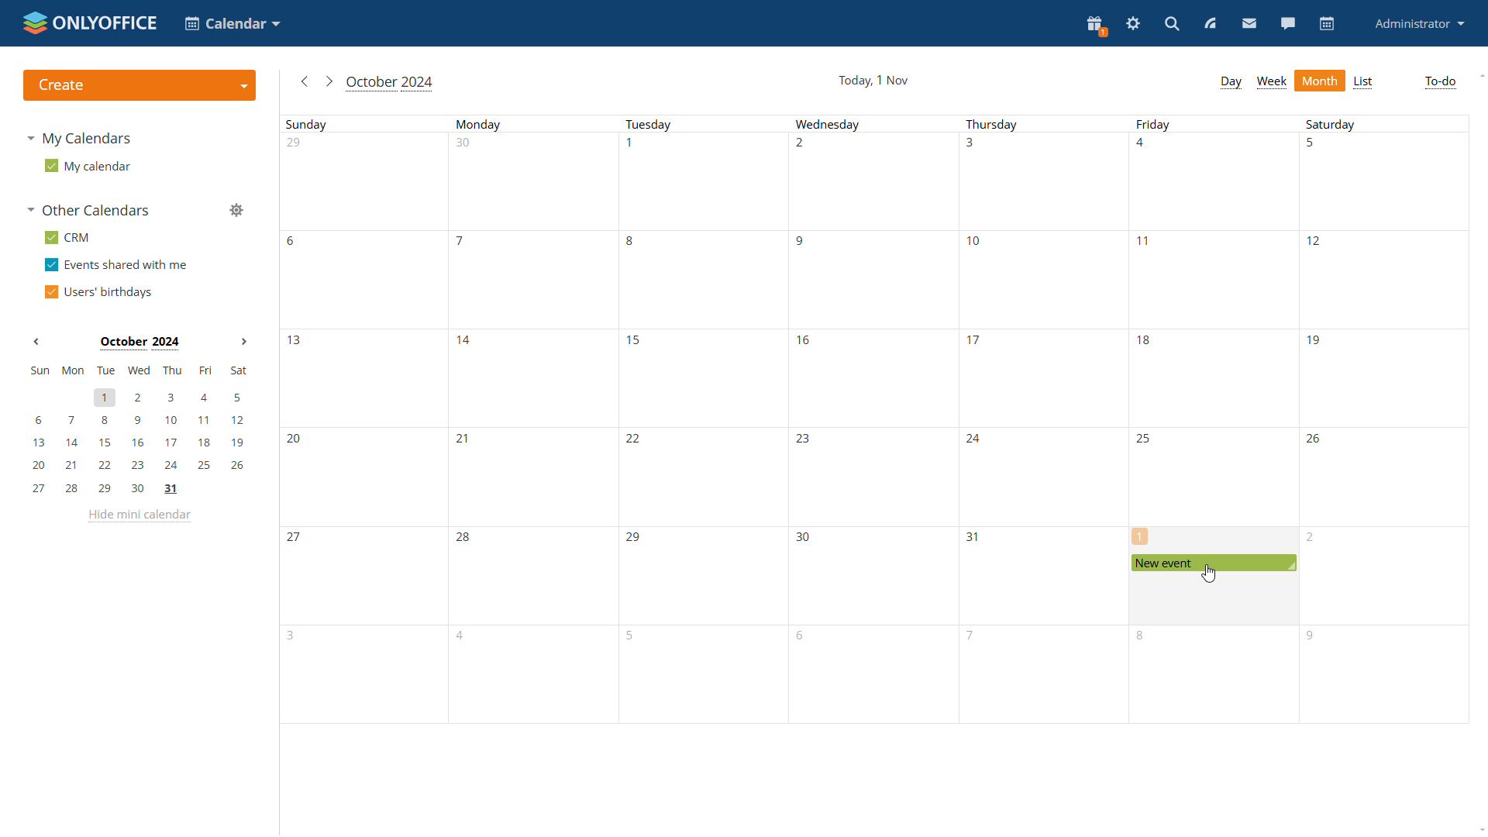 Image resolution: width=1488 pixels, height=837 pixels. Describe the element at coordinates (1212, 420) in the screenshot. I see `Friday` at that location.